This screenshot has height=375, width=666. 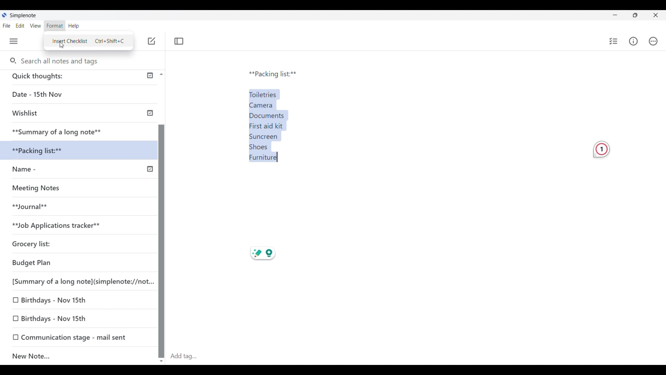 What do you see at coordinates (4, 15) in the screenshot?
I see `Software logo` at bounding box center [4, 15].